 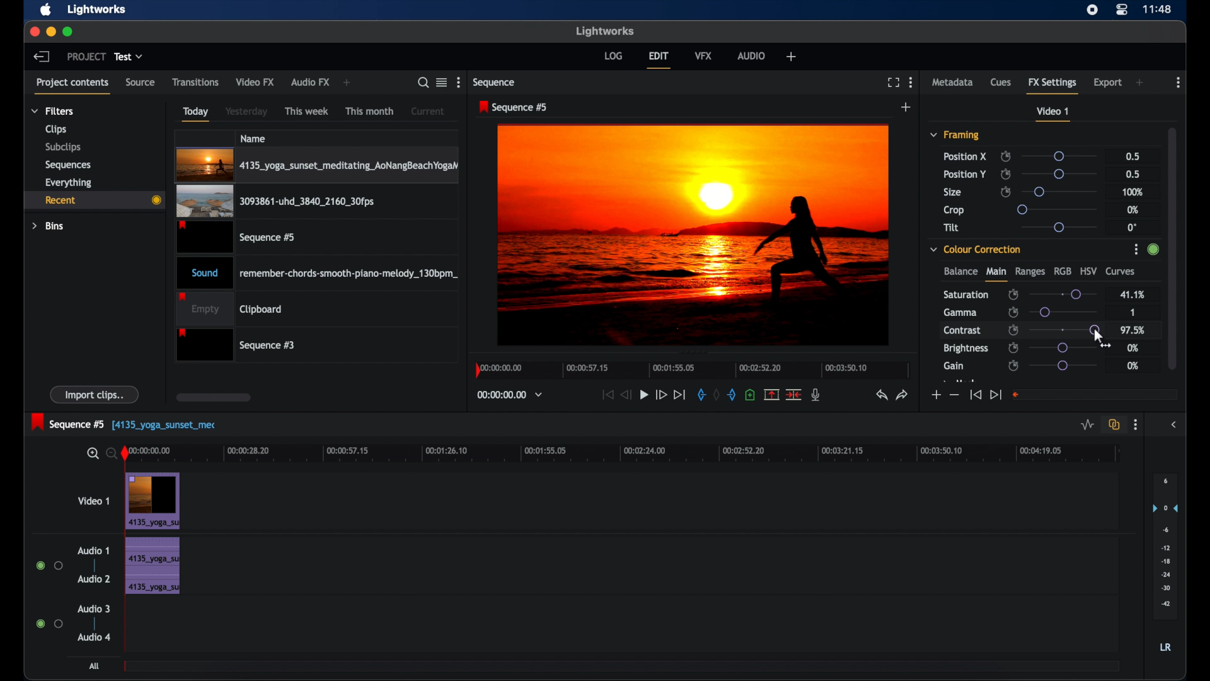 What do you see at coordinates (151, 566) in the screenshot?
I see `audio ` at bounding box center [151, 566].